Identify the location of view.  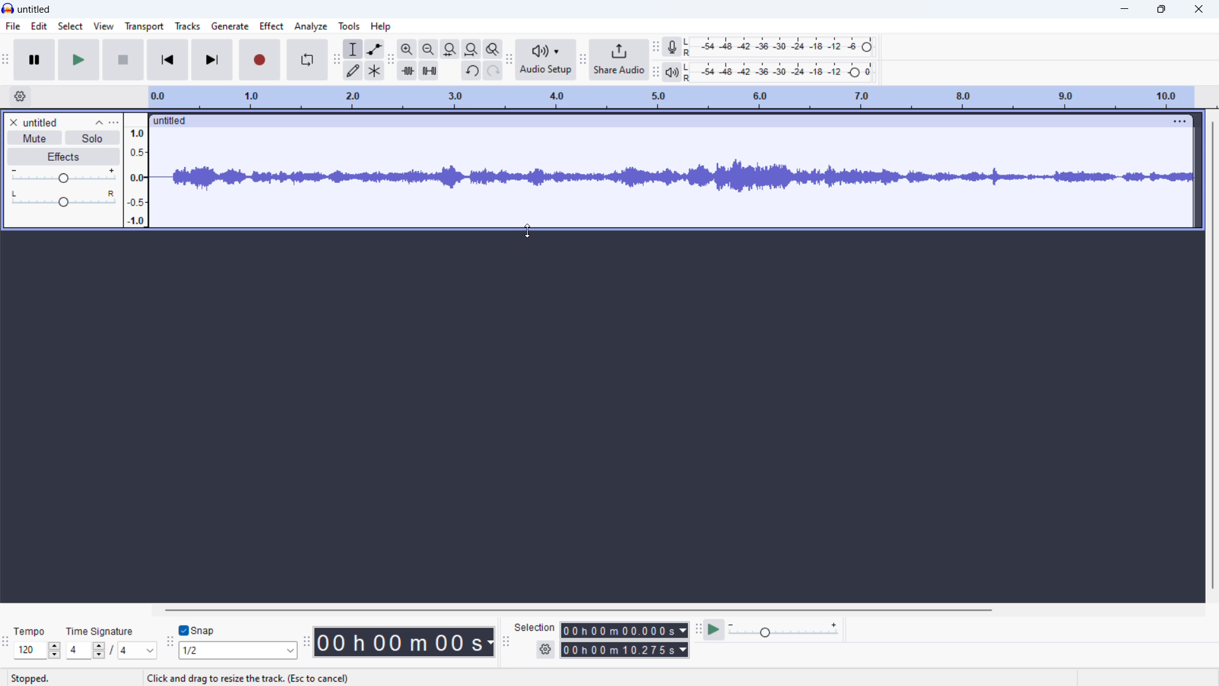
(102, 27).